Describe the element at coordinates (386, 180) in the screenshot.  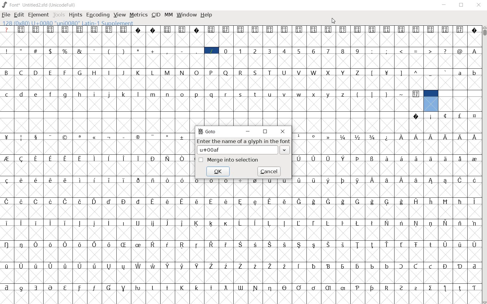
I see `Symbol` at that location.